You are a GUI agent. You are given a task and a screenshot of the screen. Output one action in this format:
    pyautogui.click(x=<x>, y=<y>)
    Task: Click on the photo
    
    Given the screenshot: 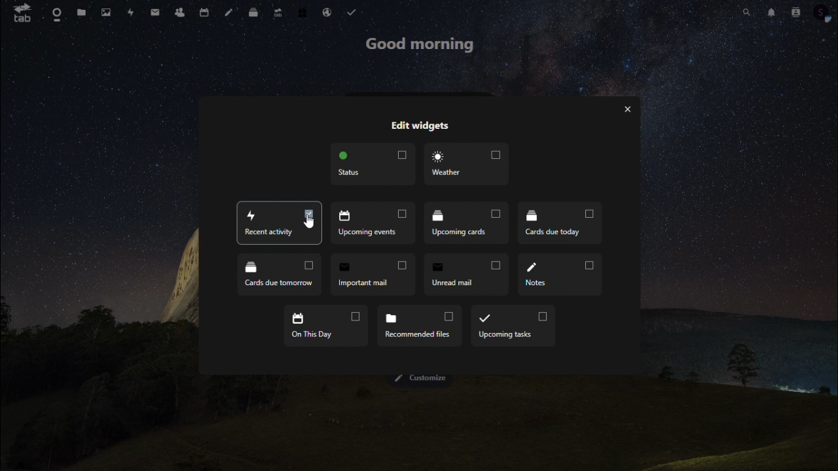 What is the action you would take?
    pyautogui.click(x=106, y=11)
    